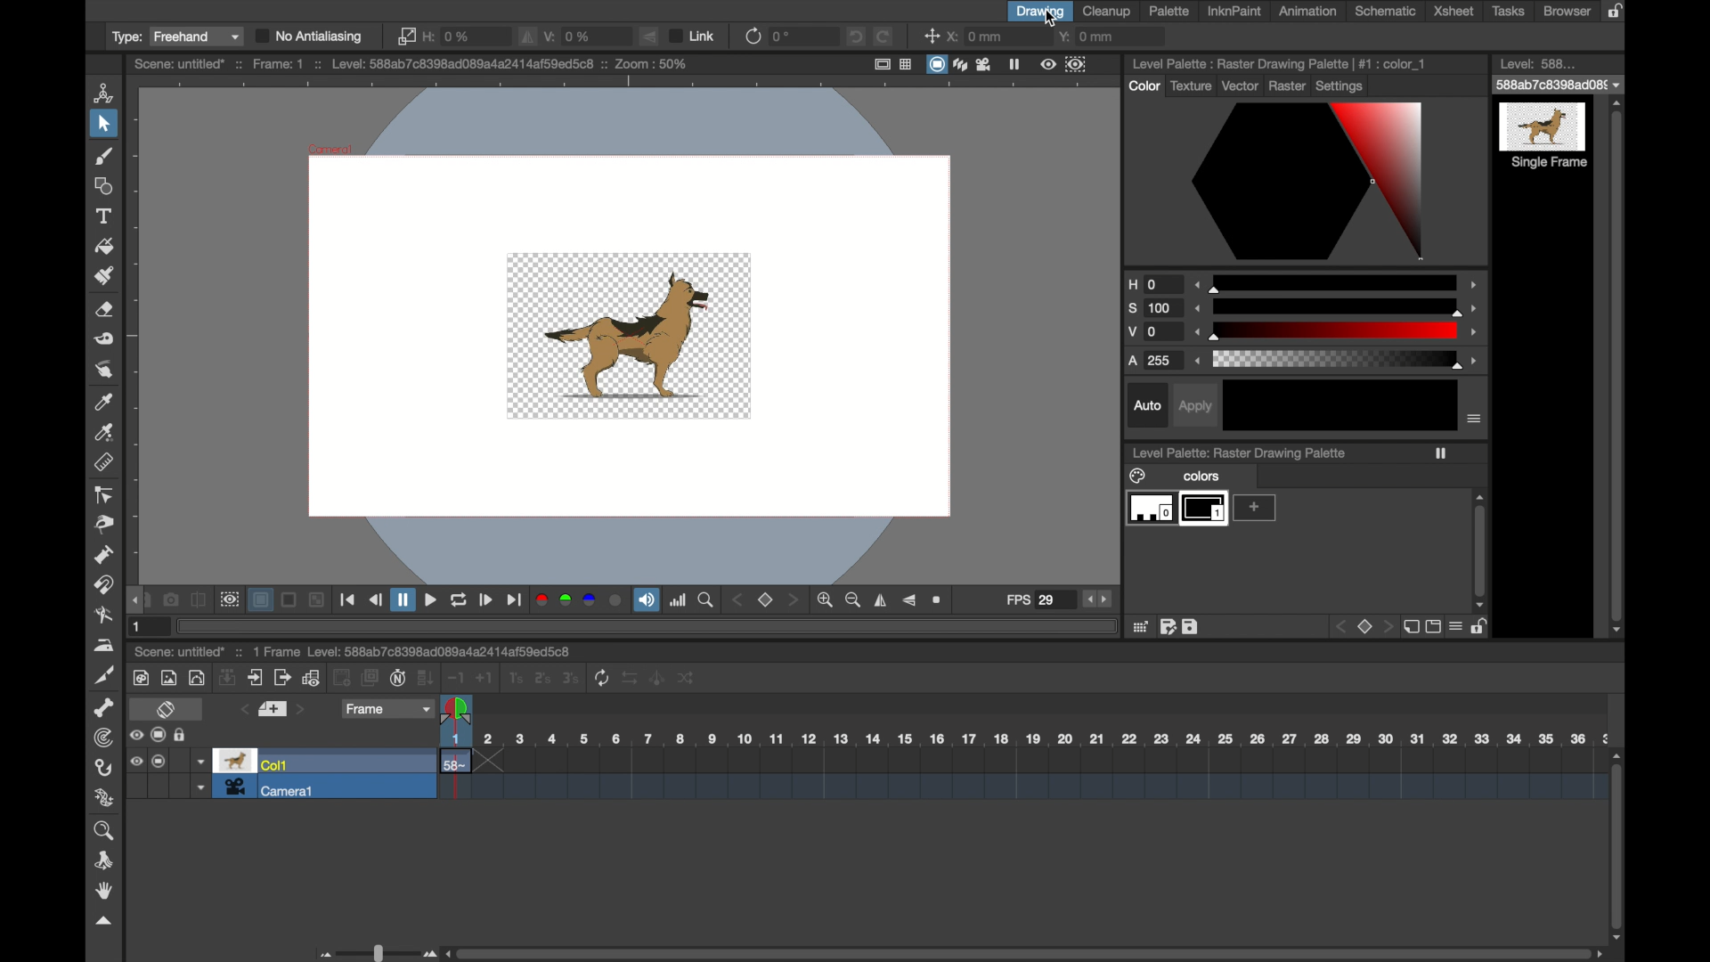  I want to click on col1, so click(274, 763).